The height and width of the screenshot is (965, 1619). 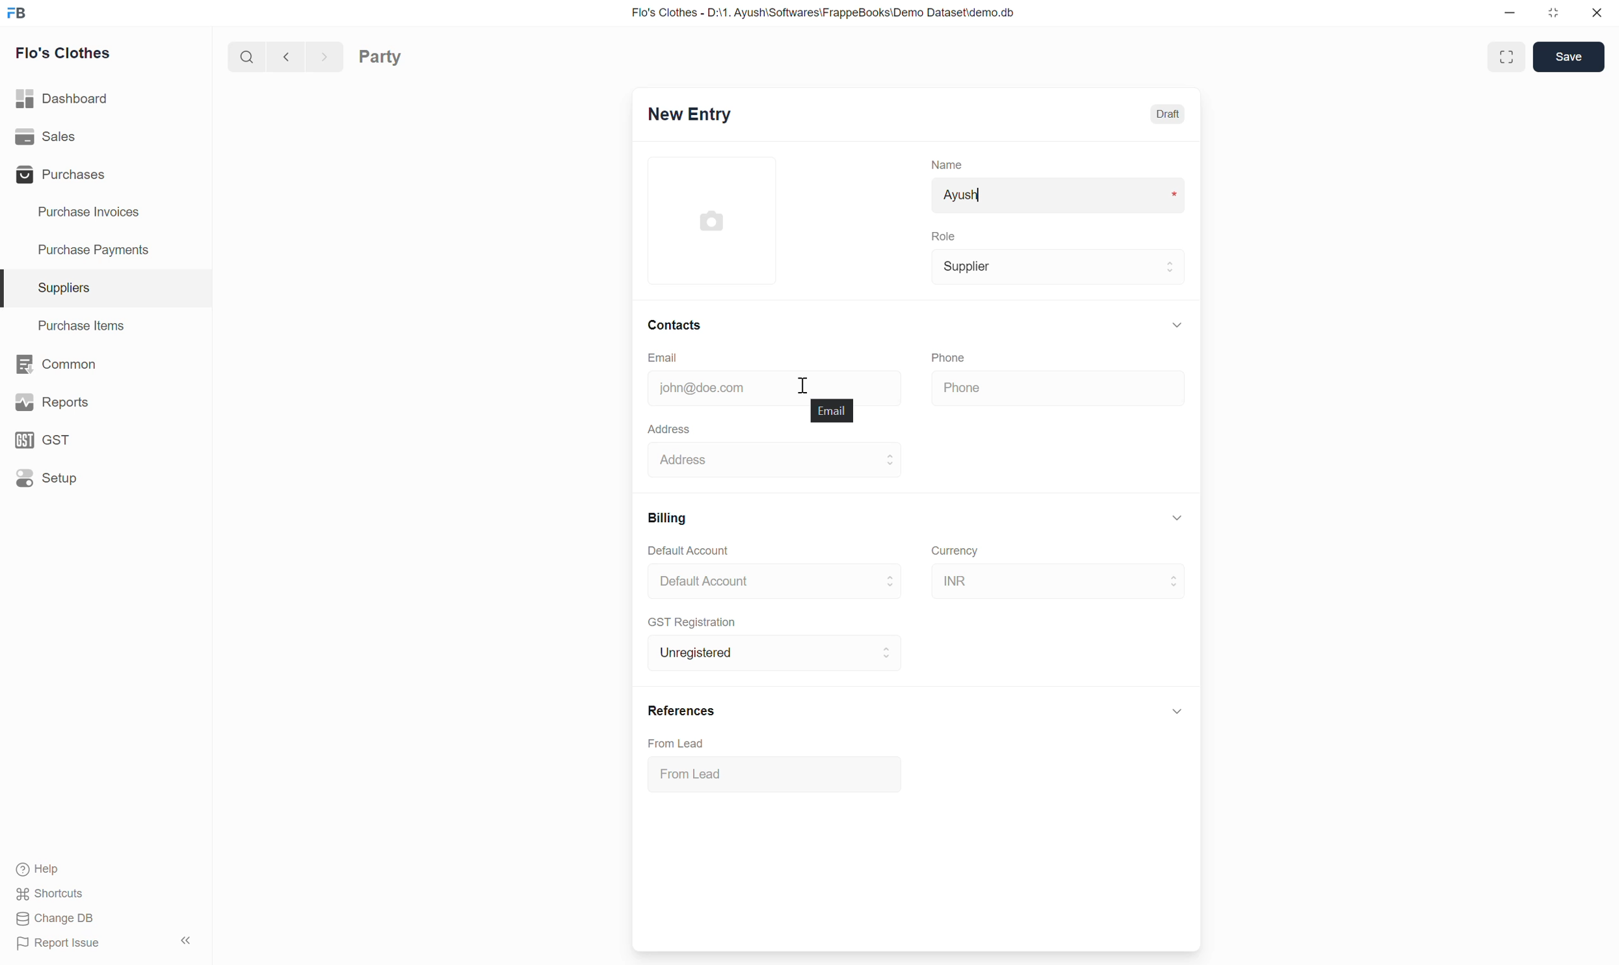 I want to click on Minimize, so click(x=1510, y=12).